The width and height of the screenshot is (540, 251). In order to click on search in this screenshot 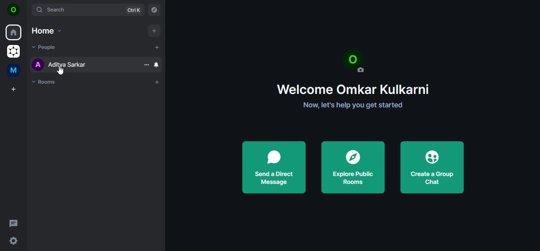, I will do `click(88, 9)`.